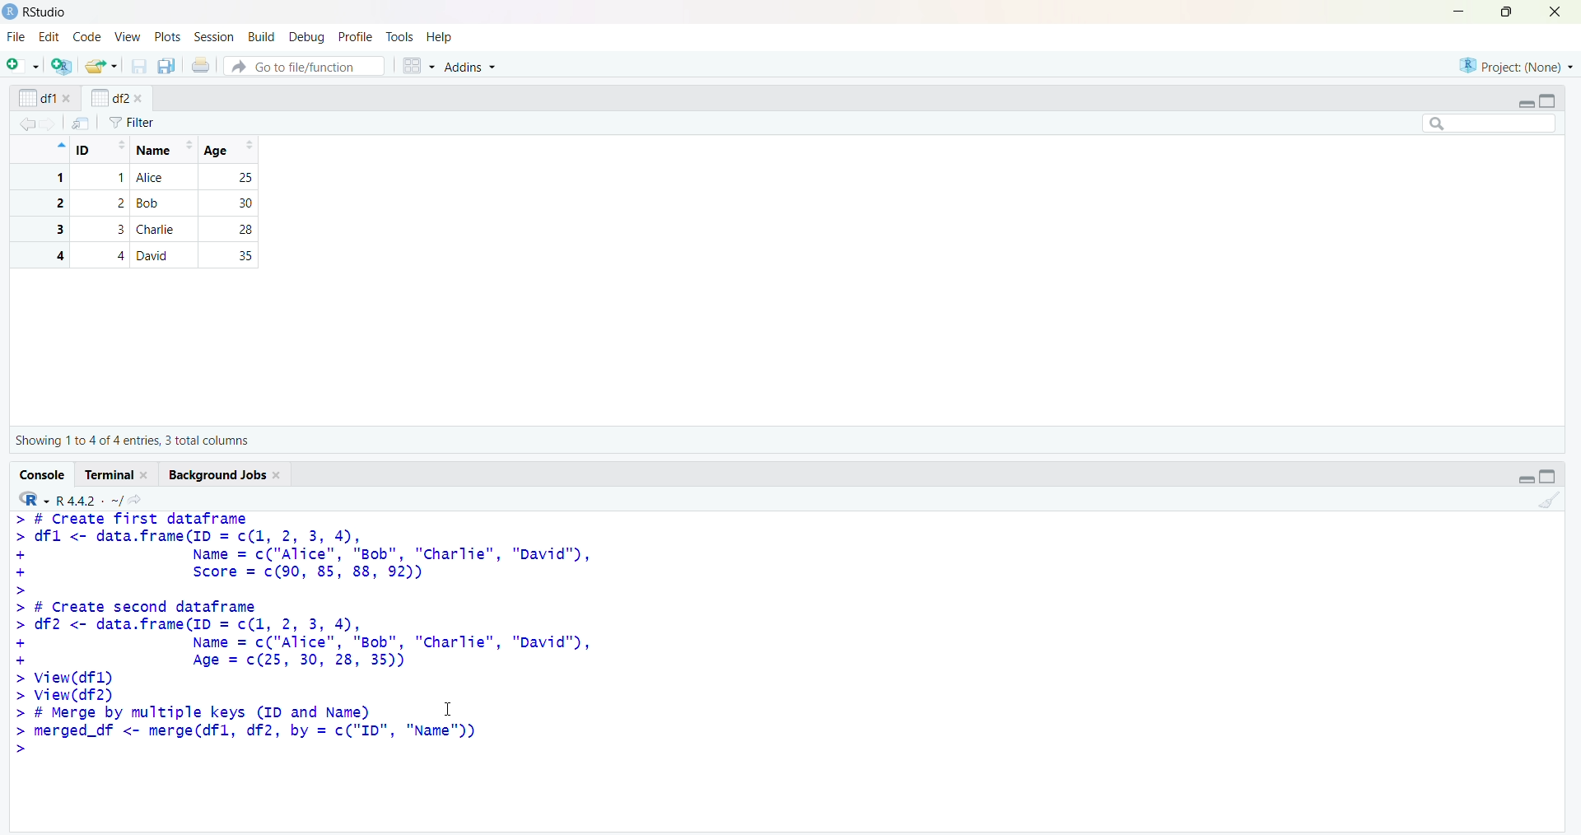  I want to click on age, so click(232, 150).